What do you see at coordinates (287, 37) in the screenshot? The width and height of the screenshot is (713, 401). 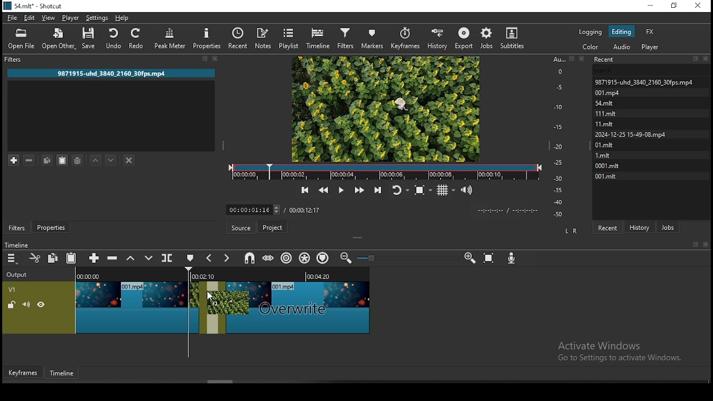 I see `playlist` at bounding box center [287, 37].